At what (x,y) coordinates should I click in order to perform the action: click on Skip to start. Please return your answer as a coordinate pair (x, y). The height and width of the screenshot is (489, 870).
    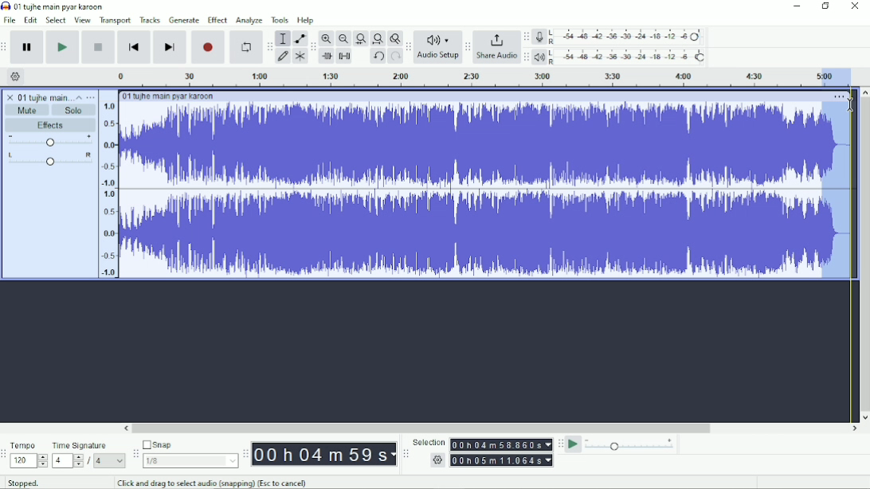
    Looking at the image, I should click on (134, 48).